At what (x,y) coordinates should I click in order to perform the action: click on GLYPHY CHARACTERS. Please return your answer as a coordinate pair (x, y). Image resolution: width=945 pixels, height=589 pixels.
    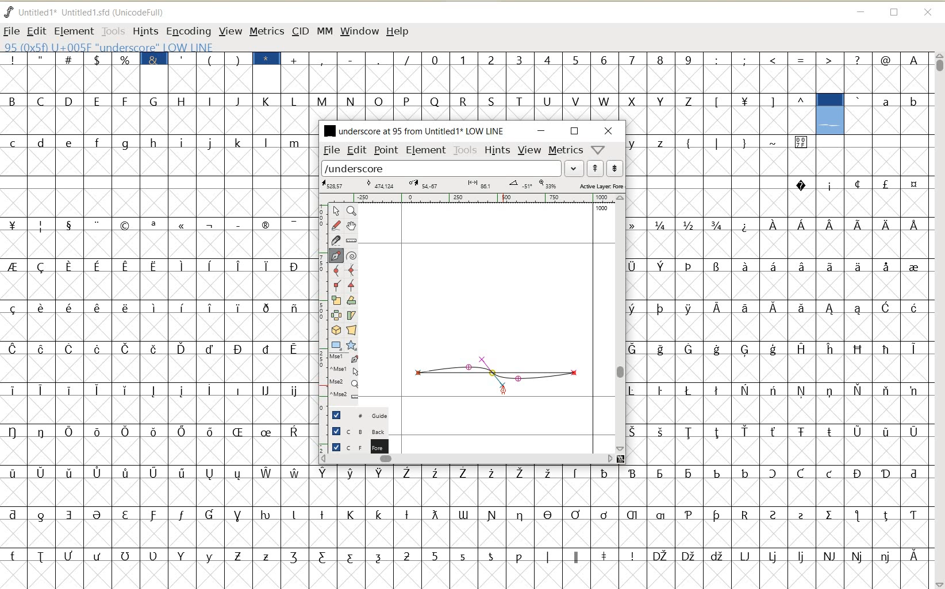
    Looking at the image, I should click on (468, 102).